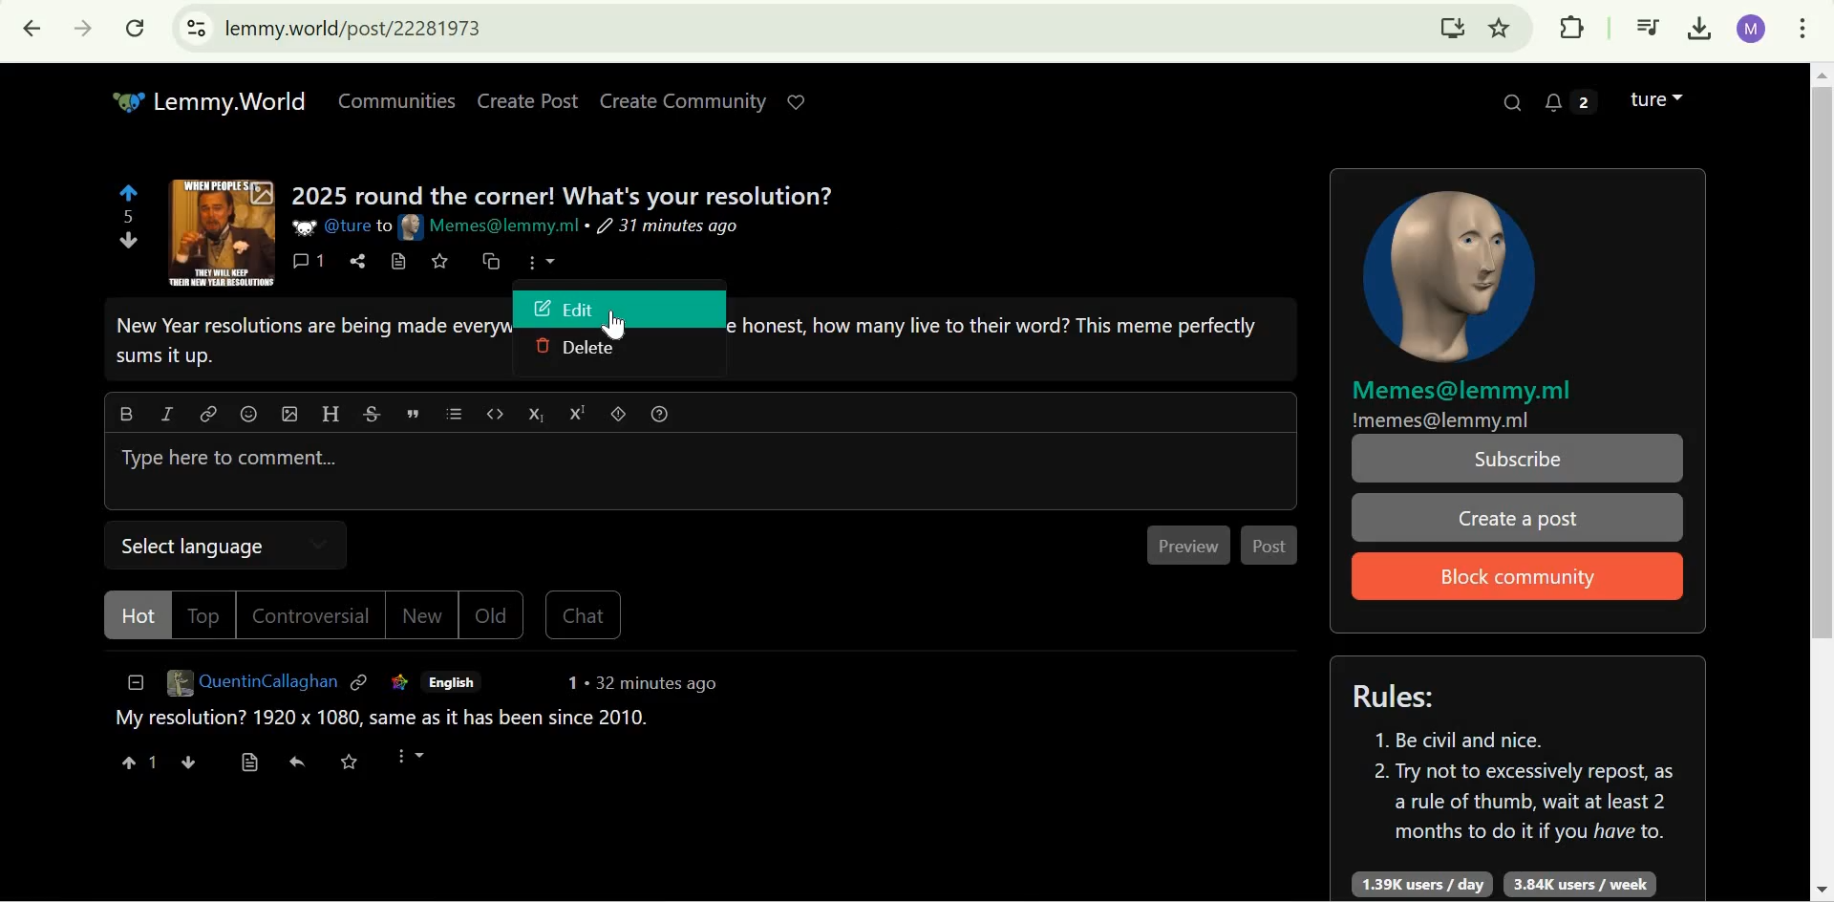  What do you see at coordinates (496, 413) in the screenshot?
I see `code` at bounding box center [496, 413].